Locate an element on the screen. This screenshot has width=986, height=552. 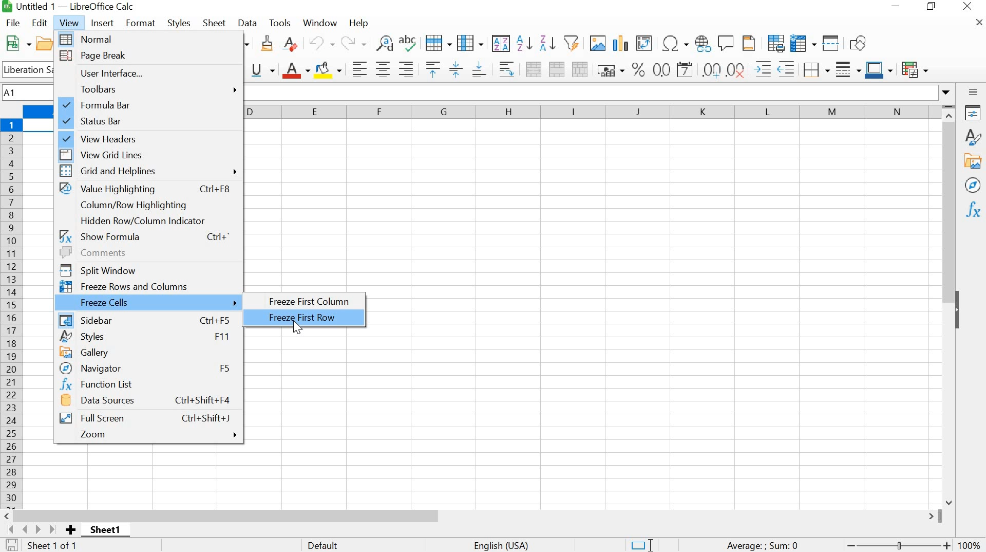
MERGE OR UNMERGE CELLS is located at coordinates (557, 69).